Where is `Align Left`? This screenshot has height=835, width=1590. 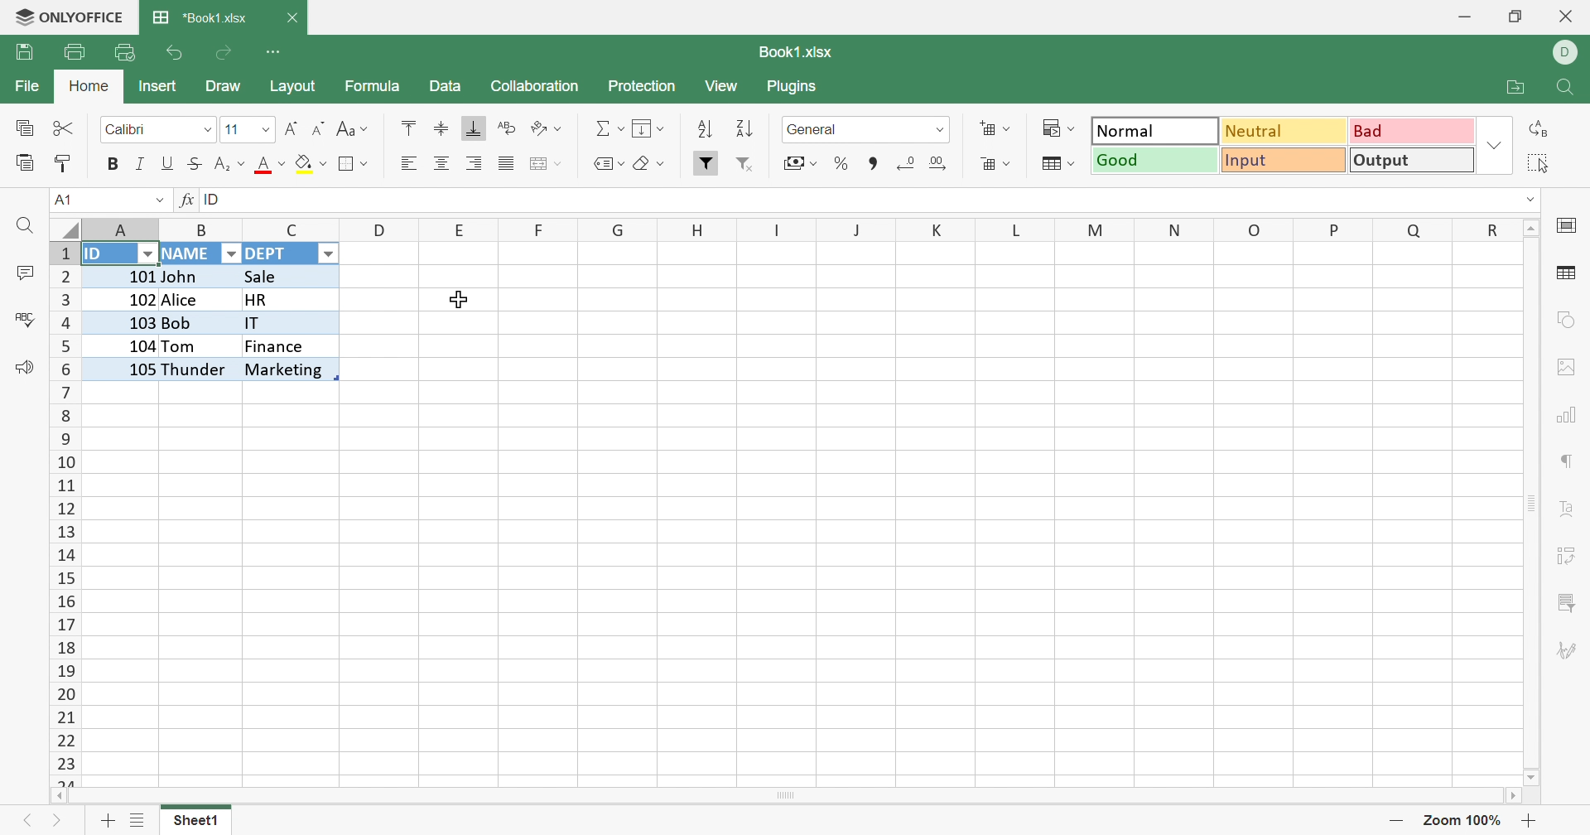 Align Left is located at coordinates (408, 165).